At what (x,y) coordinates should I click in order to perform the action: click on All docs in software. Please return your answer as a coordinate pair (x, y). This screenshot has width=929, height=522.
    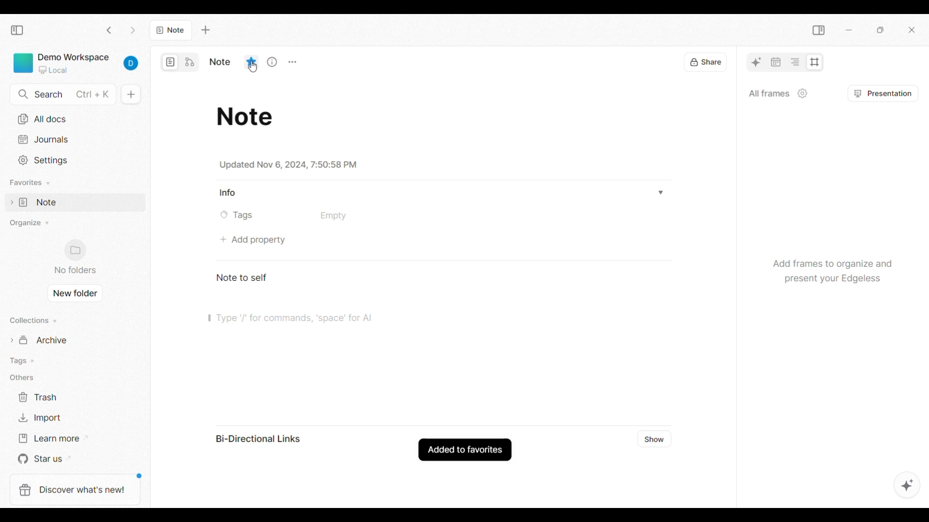
    Looking at the image, I should click on (74, 120).